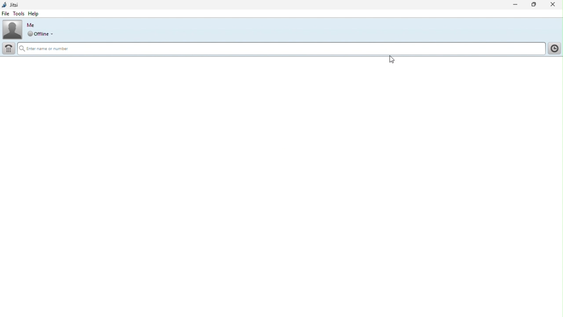 Image resolution: width=563 pixels, height=317 pixels. I want to click on Restore, so click(534, 5).